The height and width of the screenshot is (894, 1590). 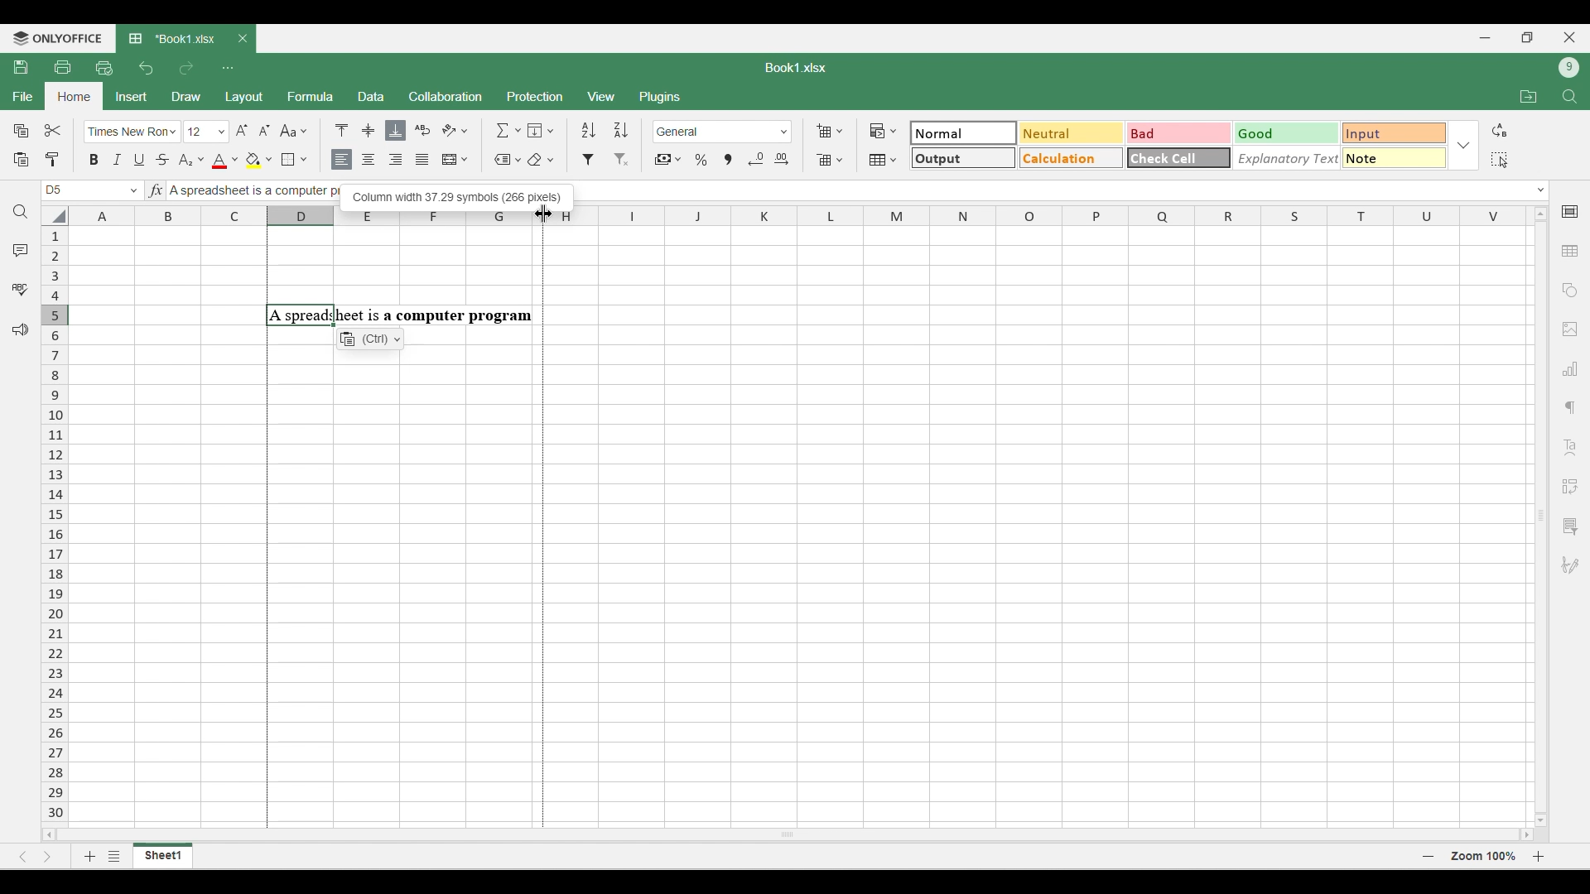 I want to click on Protection menu, so click(x=534, y=96).